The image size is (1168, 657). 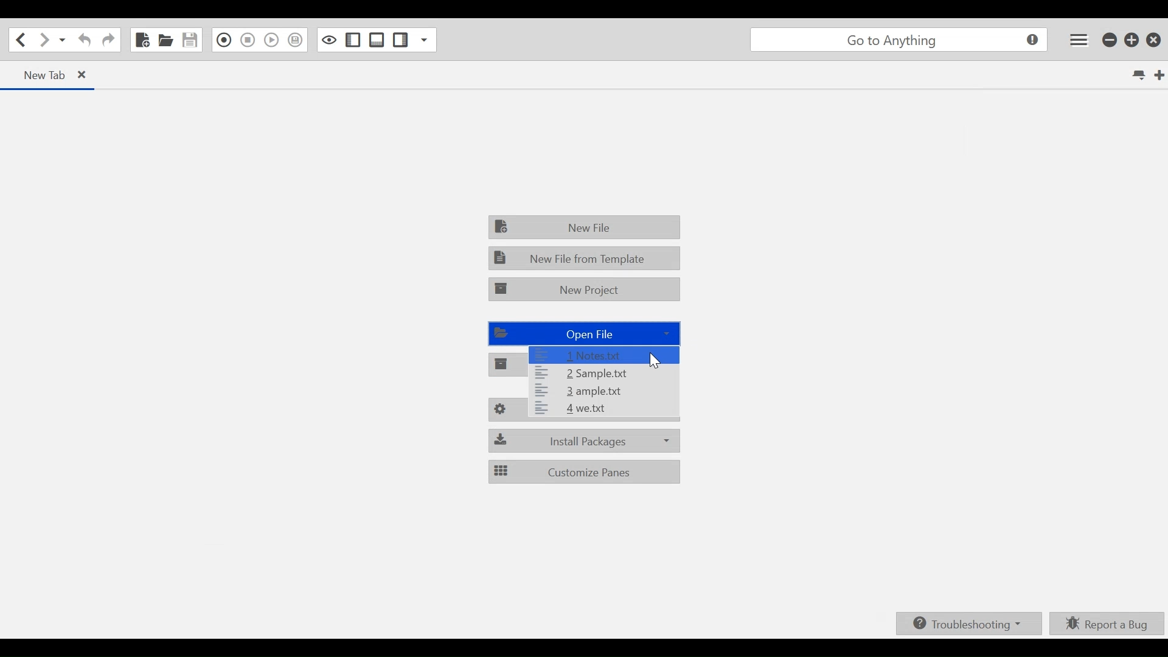 I want to click on Go back one location, so click(x=18, y=40).